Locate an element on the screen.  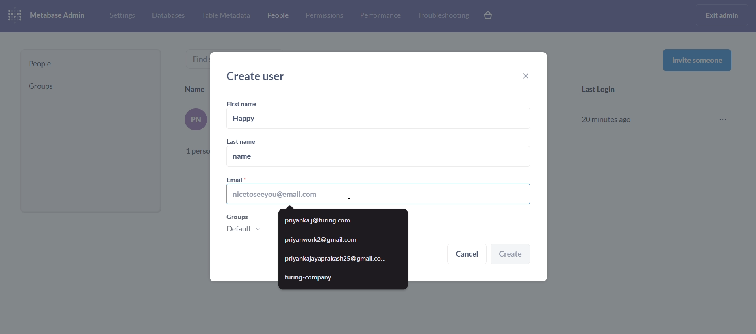
settings is located at coordinates (121, 15).